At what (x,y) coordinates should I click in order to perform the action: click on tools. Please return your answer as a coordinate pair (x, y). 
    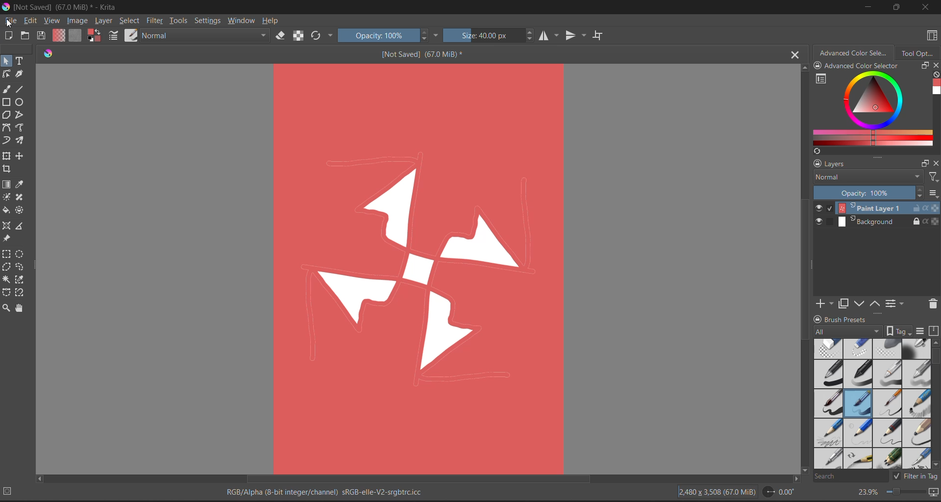
    Looking at the image, I should click on (6, 88).